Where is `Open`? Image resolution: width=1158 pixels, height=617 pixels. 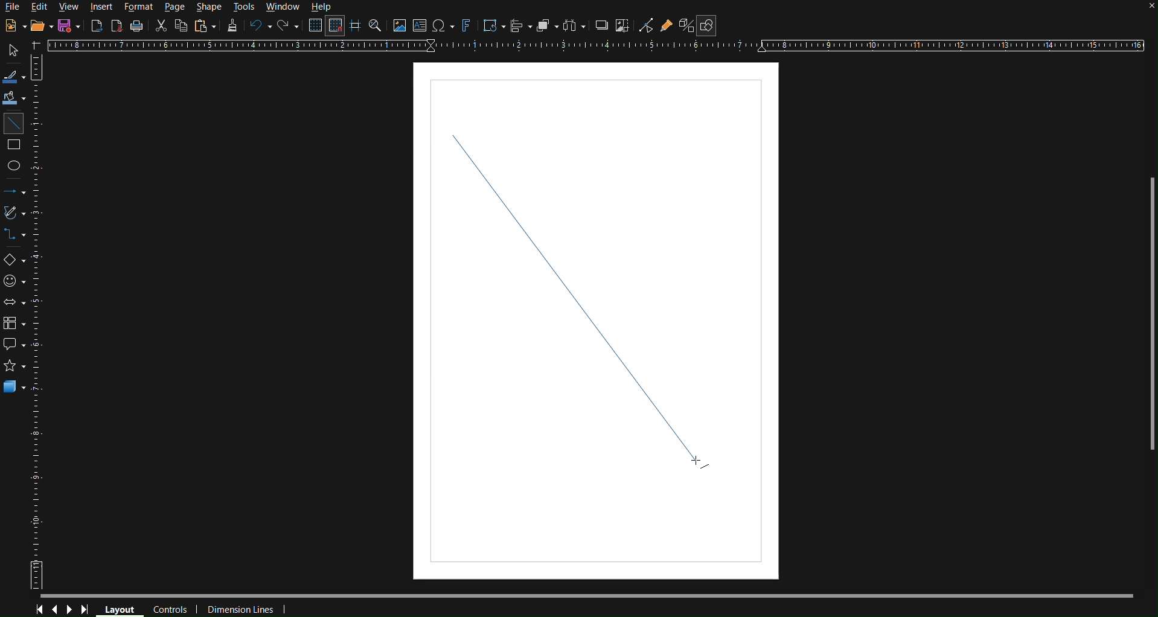 Open is located at coordinates (39, 26).